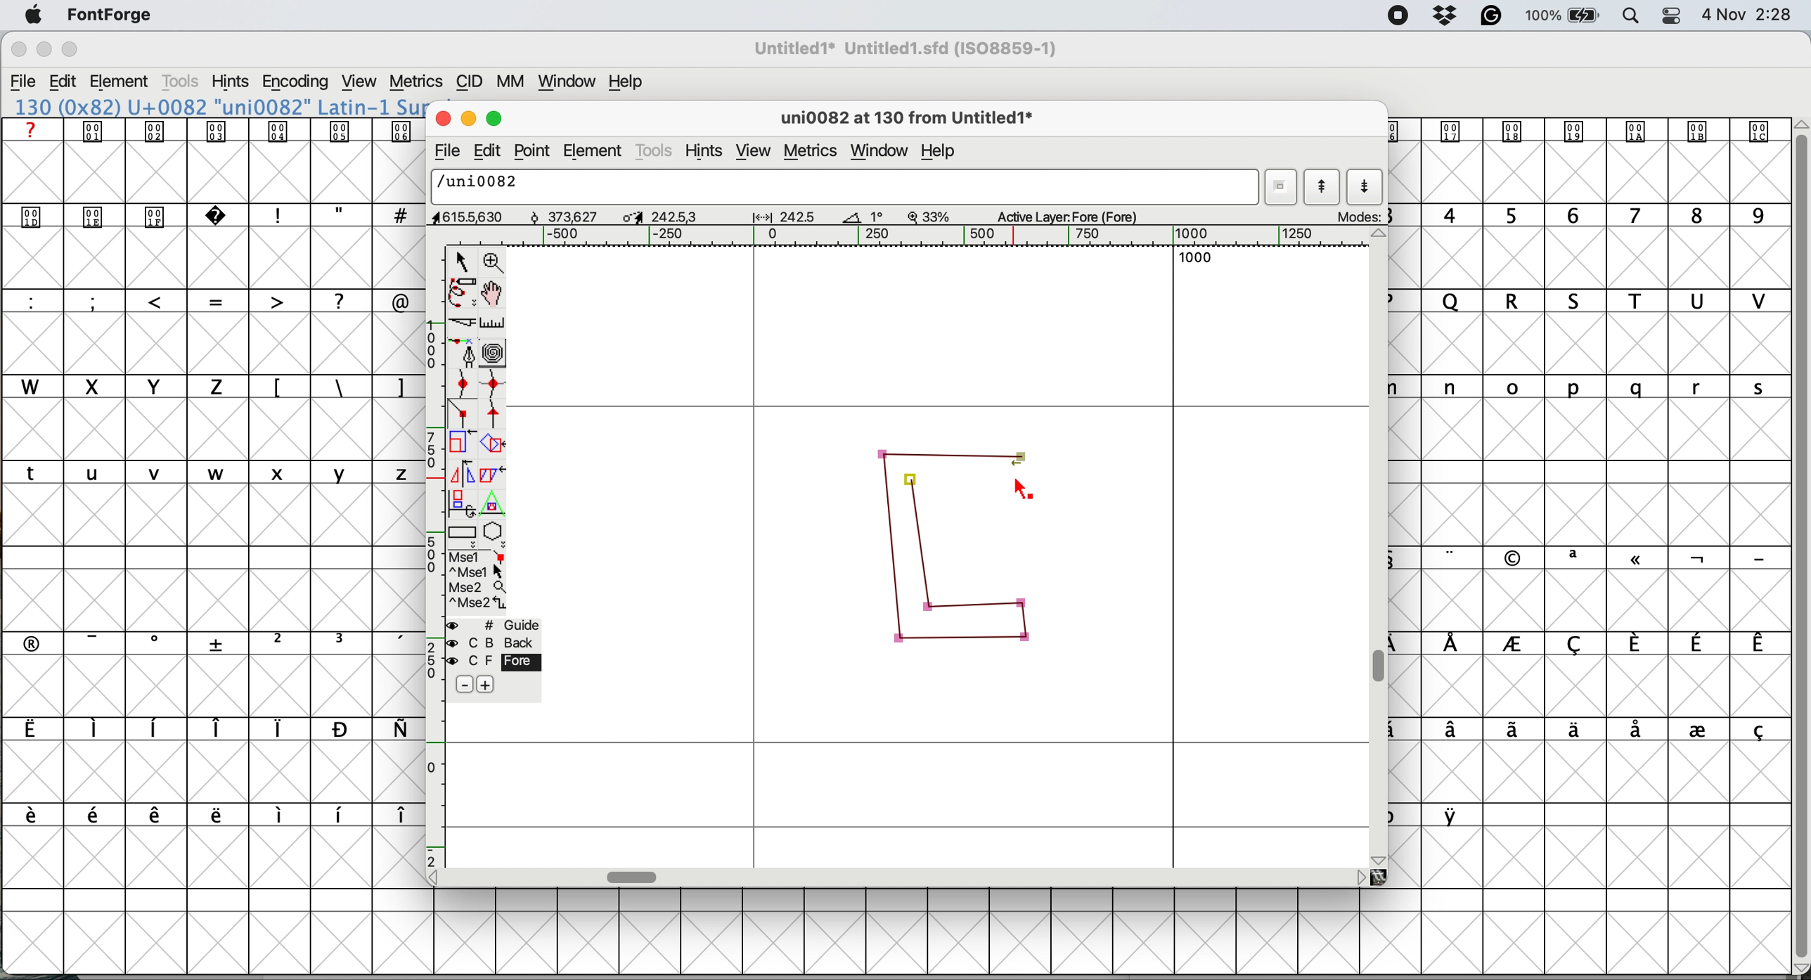 This screenshot has width=1811, height=980. What do you see at coordinates (24, 82) in the screenshot?
I see `file` at bounding box center [24, 82].